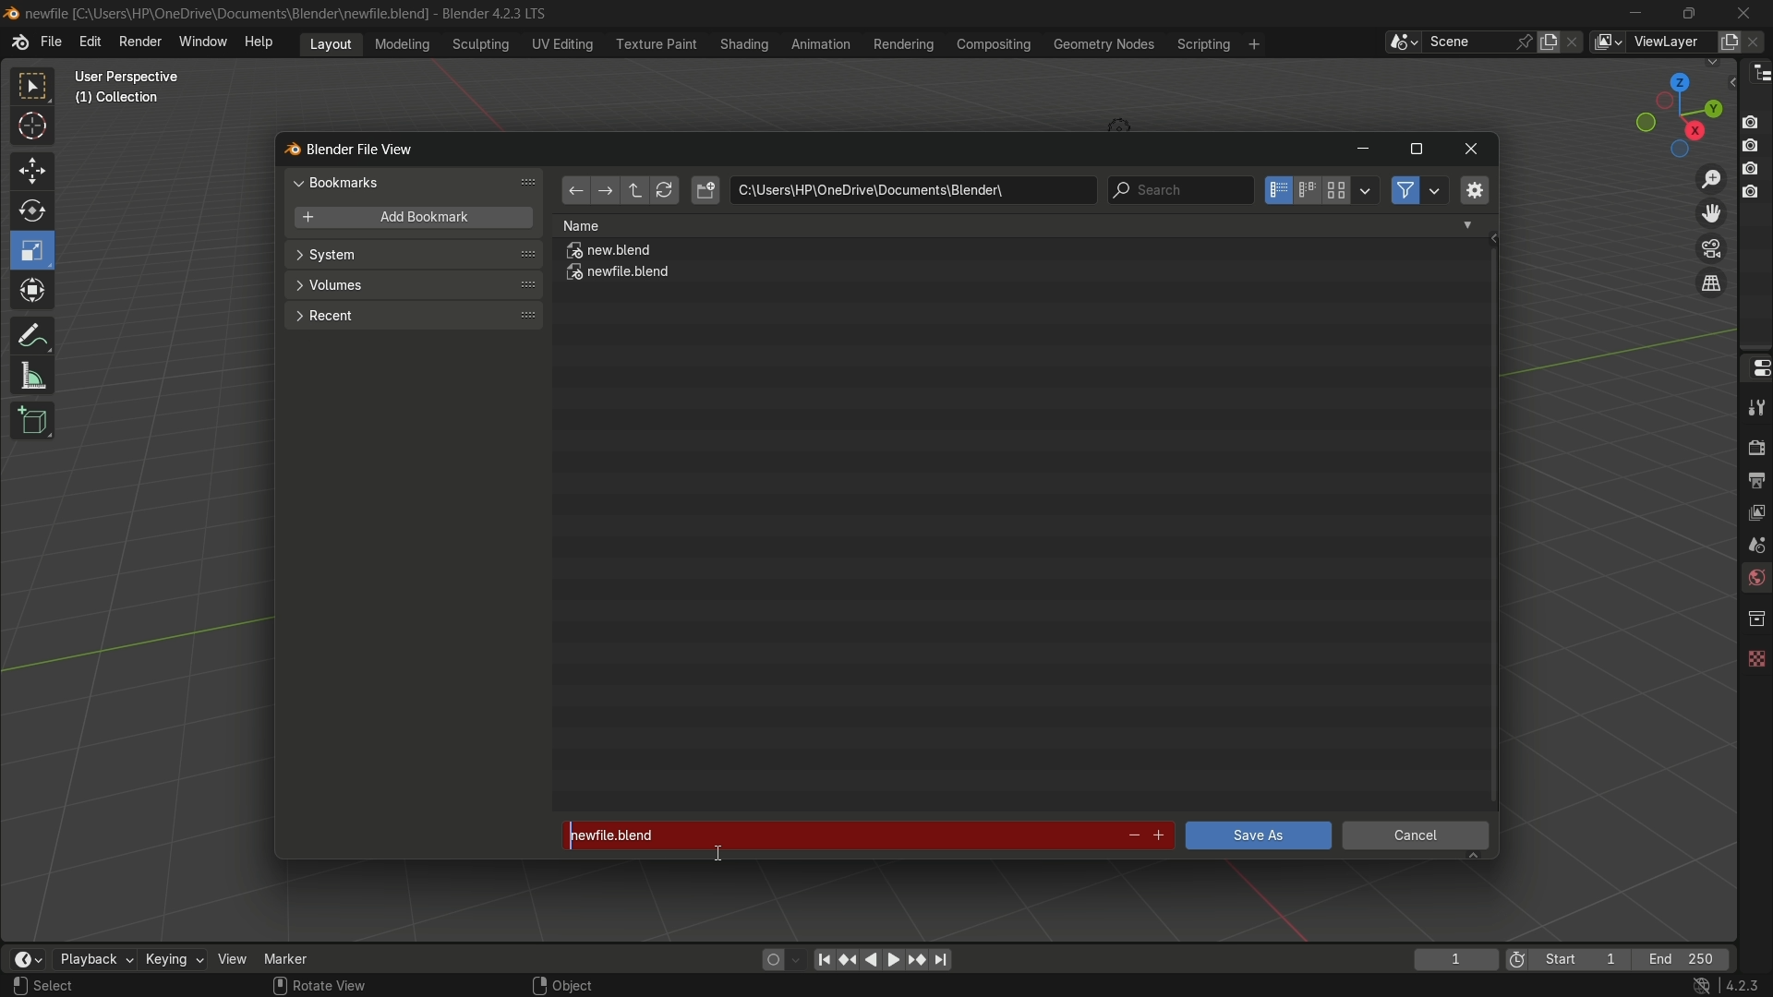 Image resolution: width=1773 pixels, height=997 pixels. What do you see at coordinates (1673, 111) in the screenshot?
I see `preset view` at bounding box center [1673, 111].